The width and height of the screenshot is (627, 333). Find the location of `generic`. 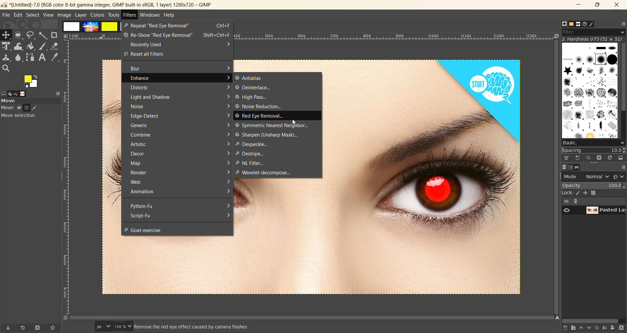

generic is located at coordinates (180, 125).